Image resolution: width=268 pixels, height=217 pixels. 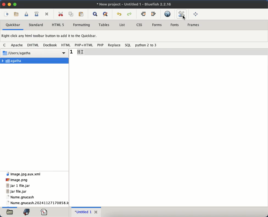 What do you see at coordinates (153, 15) in the screenshot?
I see `indent` at bounding box center [153, 15].